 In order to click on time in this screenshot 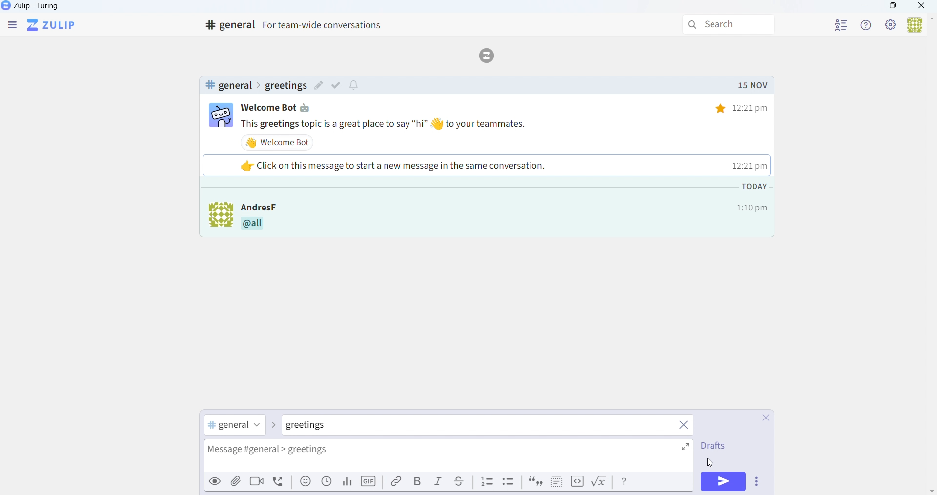, I will do `click(734, 108)`.